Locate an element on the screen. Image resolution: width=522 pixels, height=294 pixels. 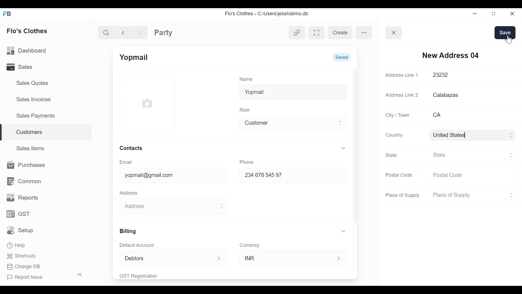
234678 54597 is located at coordinates (288, 176).